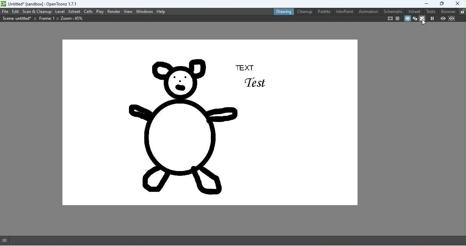 This screenshot has height=246, width=466. Describe the element at coordinates (422, 3) in the screenshot. I see `minimize` at that location.